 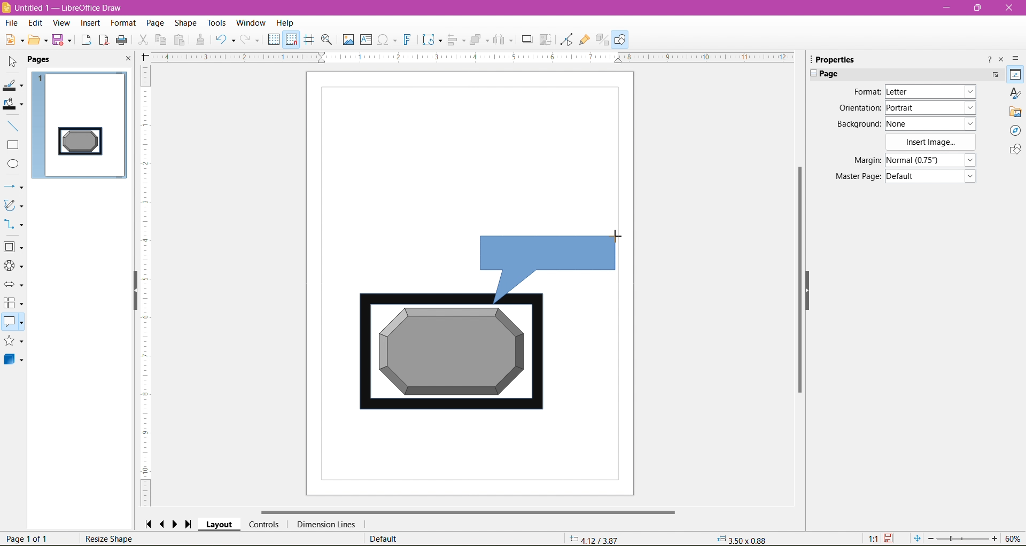 I want to click on Snap to Grid, so click(x=292, y=40).